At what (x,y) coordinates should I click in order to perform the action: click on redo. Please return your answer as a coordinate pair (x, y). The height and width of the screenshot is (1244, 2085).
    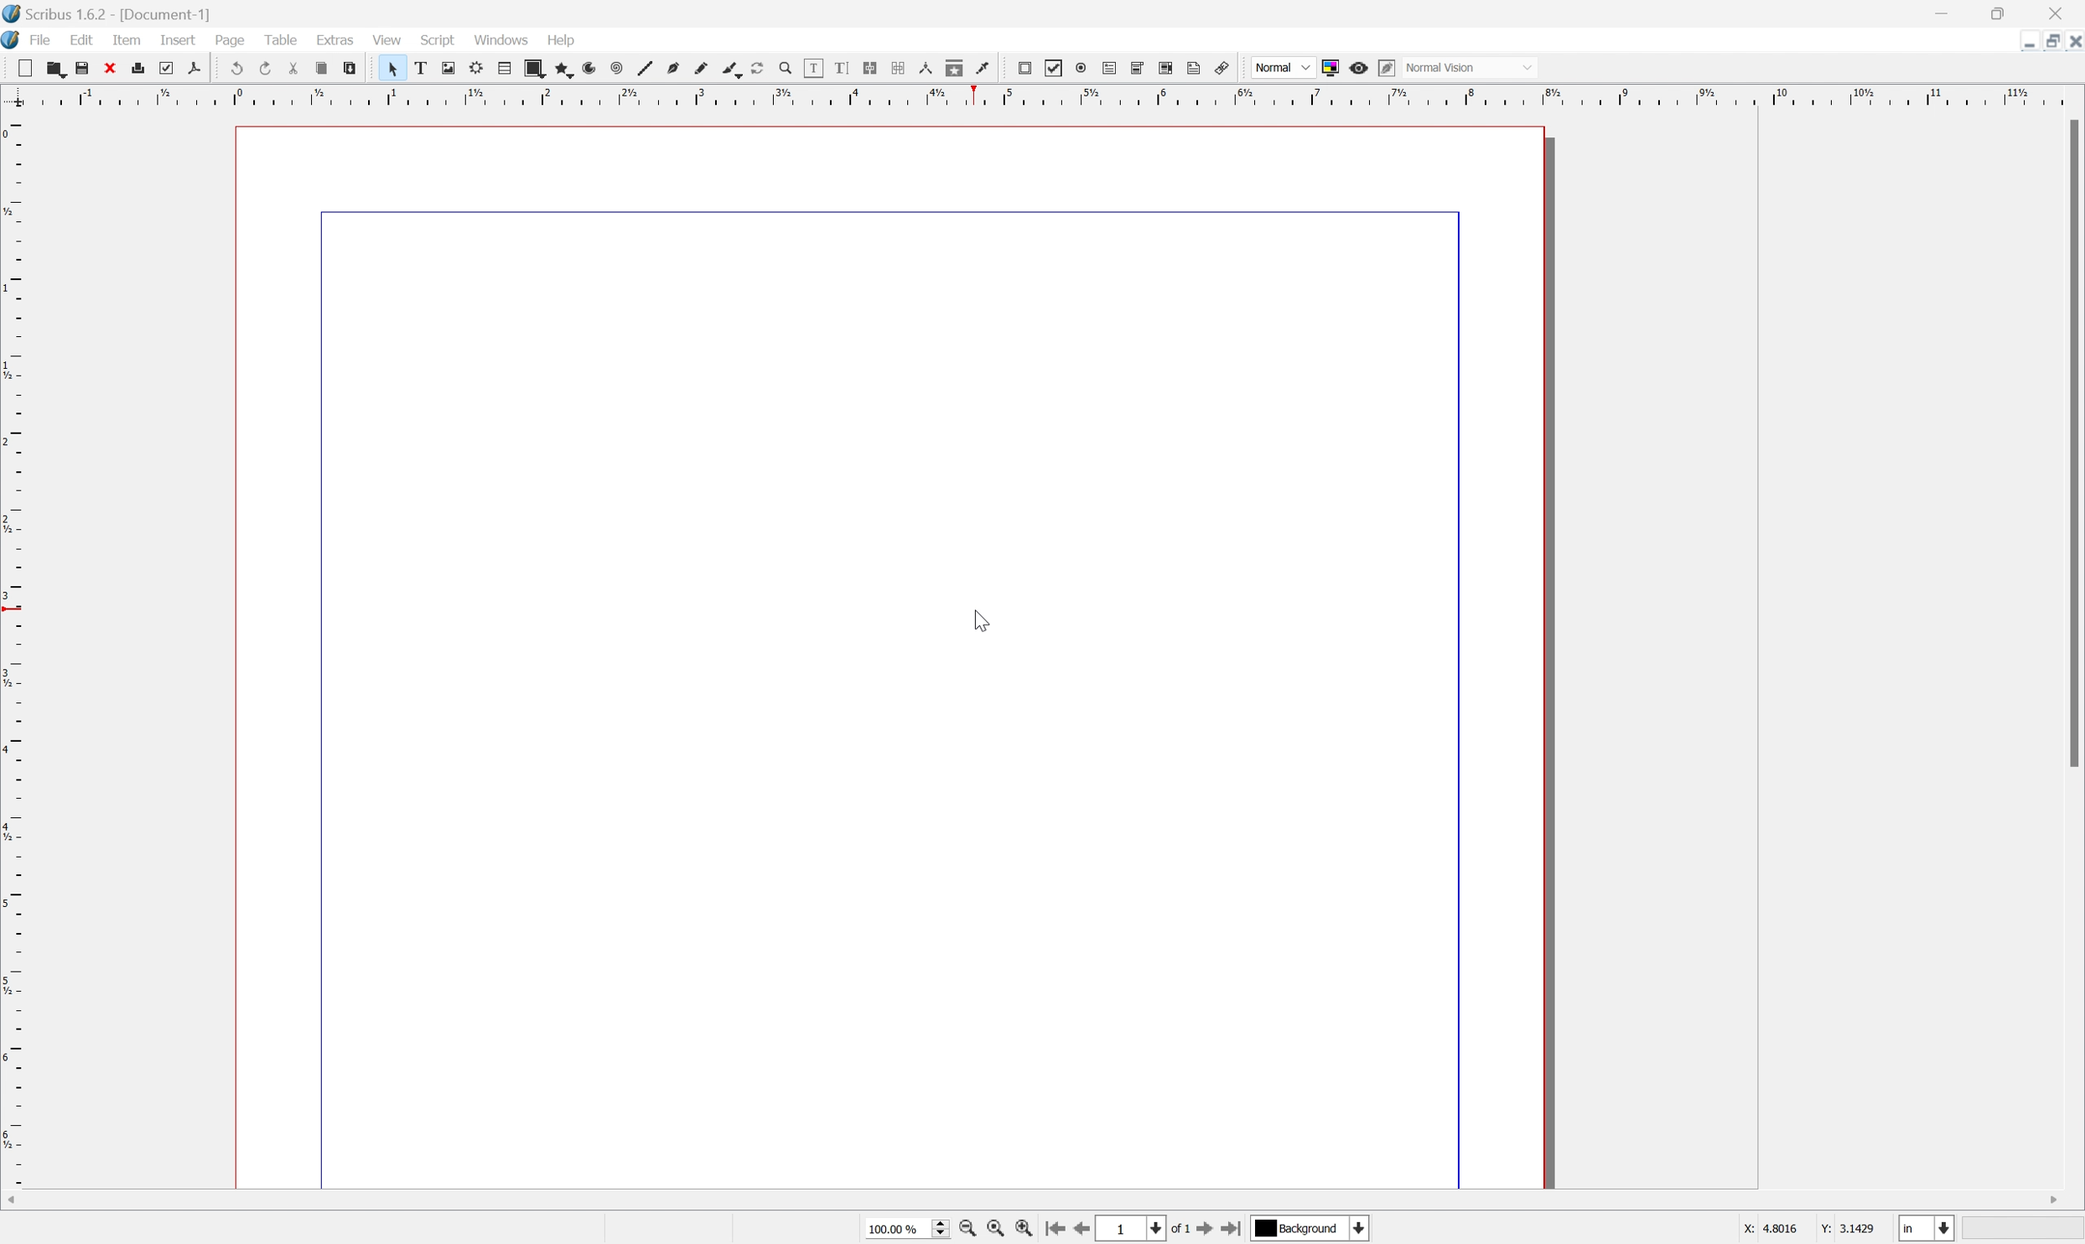
    Looking at the image, I should click on (265, 68).